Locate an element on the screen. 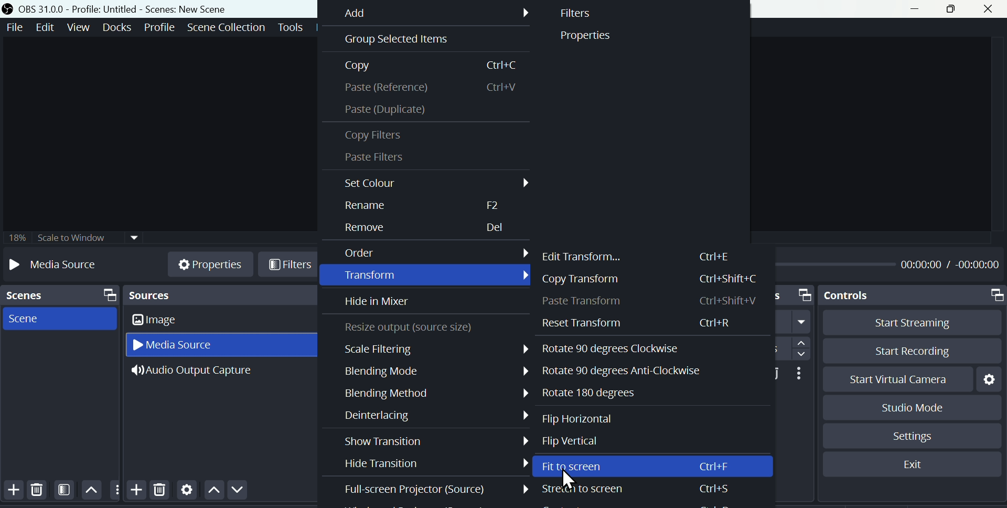 This screenshot has height=508, width=1007. Rotate 90 degrees anti clockwise is located at coordinates (627, 372).